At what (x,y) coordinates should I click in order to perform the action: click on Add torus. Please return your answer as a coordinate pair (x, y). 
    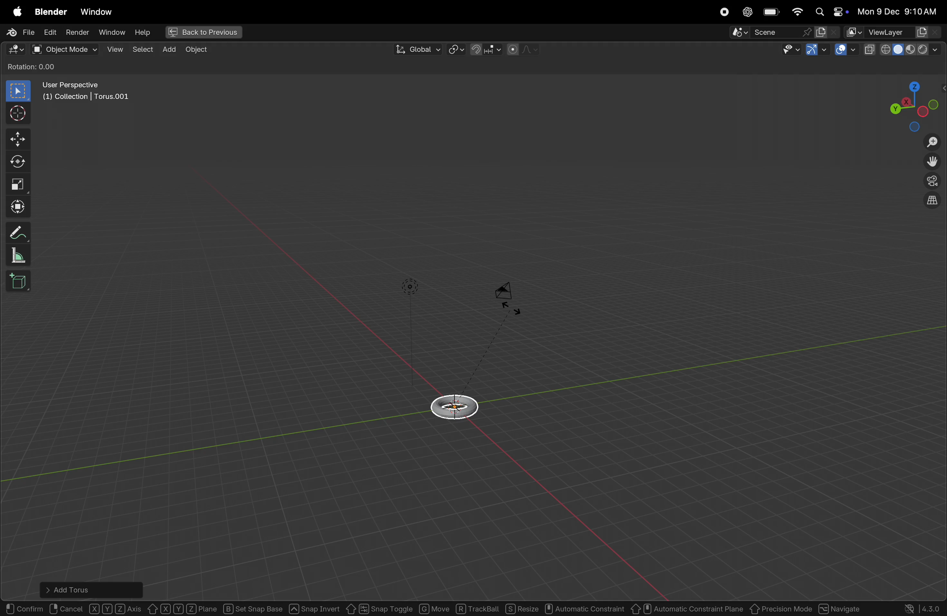
    Looking at the image, I should click on (76, 588).